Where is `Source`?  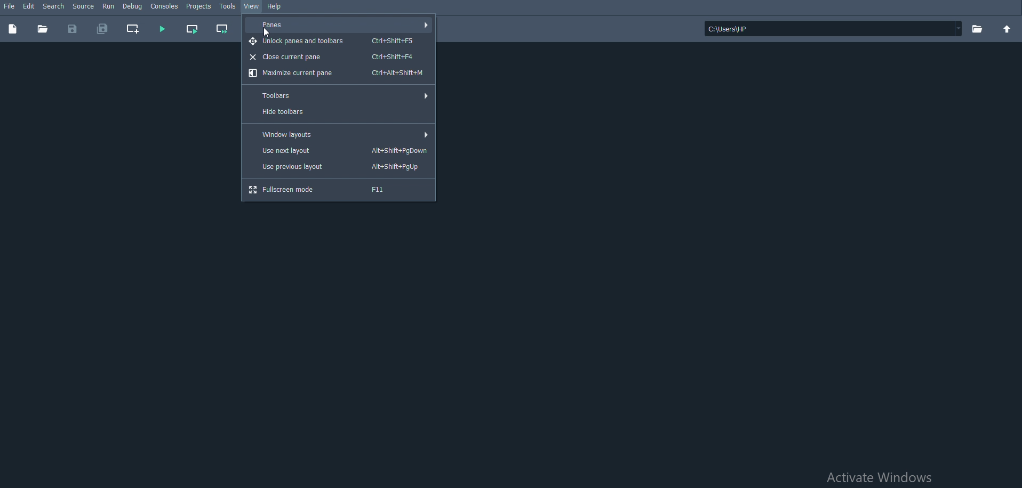
Source is located at coordinates (83, 5).